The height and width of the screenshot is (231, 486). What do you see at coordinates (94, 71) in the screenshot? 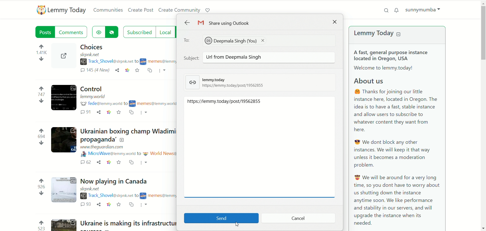
I see `comments` at bounding box center [94, 71].